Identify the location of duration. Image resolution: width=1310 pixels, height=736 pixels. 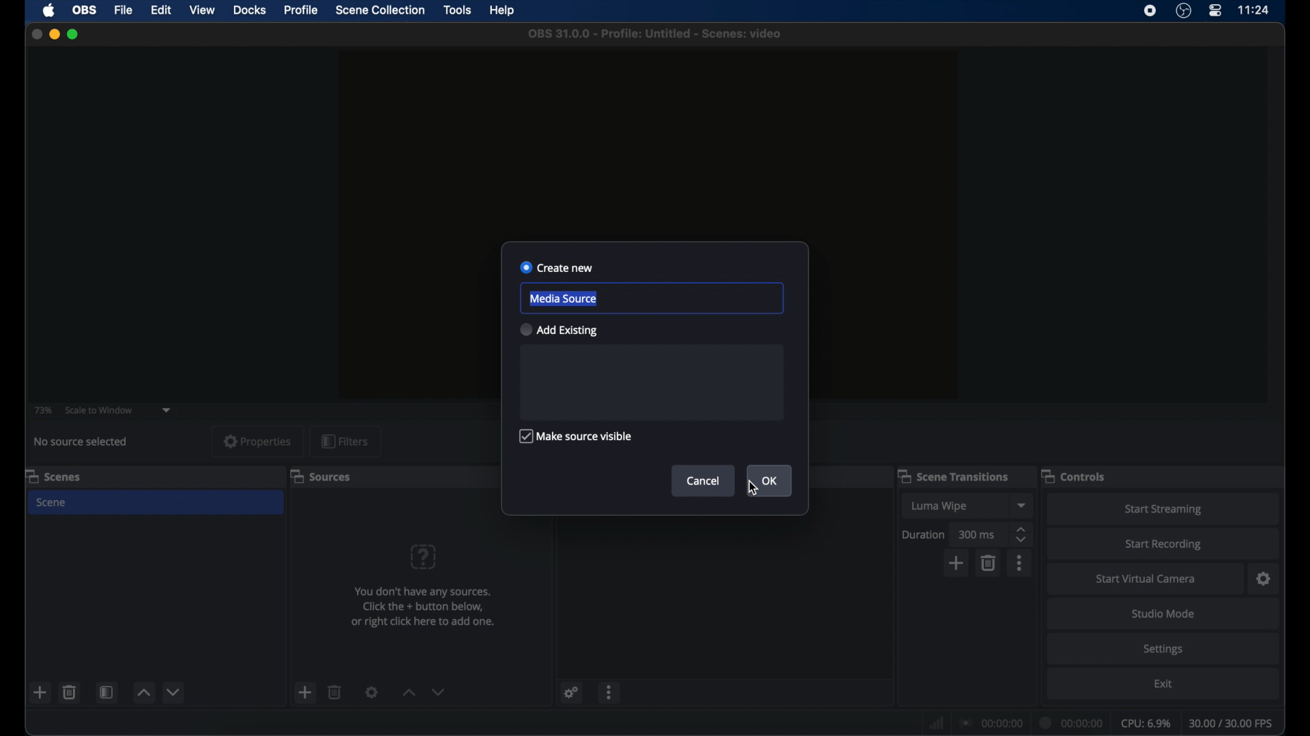
(1072, 723).